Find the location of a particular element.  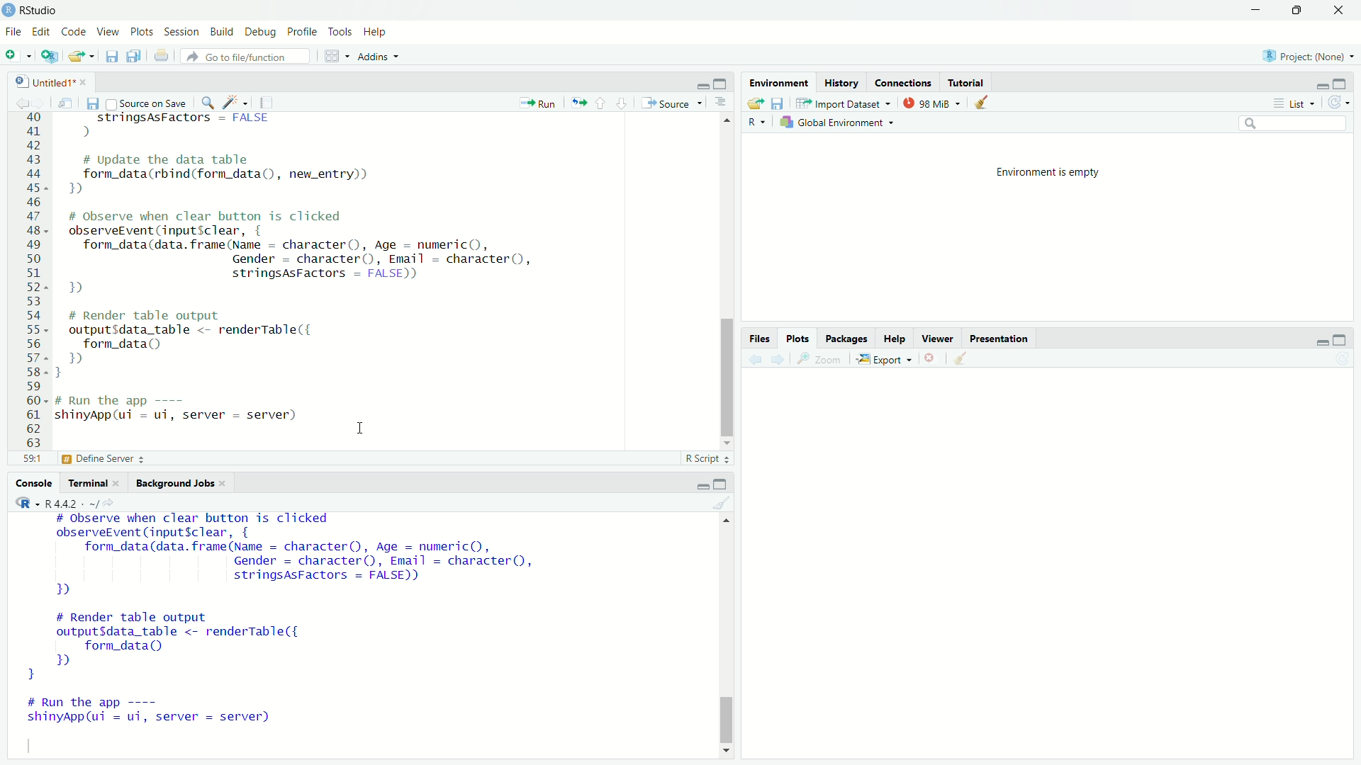

environment is empty is located at coordinates (1038, 171).